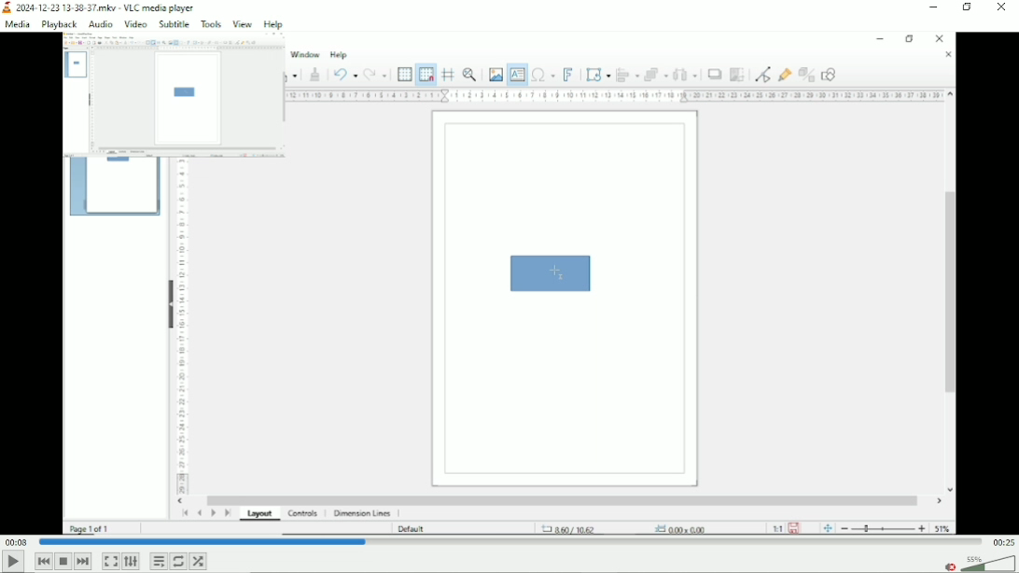 This screenshot has width=1019, height=573. What do you see at coordinates (948, 566) in the screenshot?
I see `volume on/off` at bounding box center [948, 566].